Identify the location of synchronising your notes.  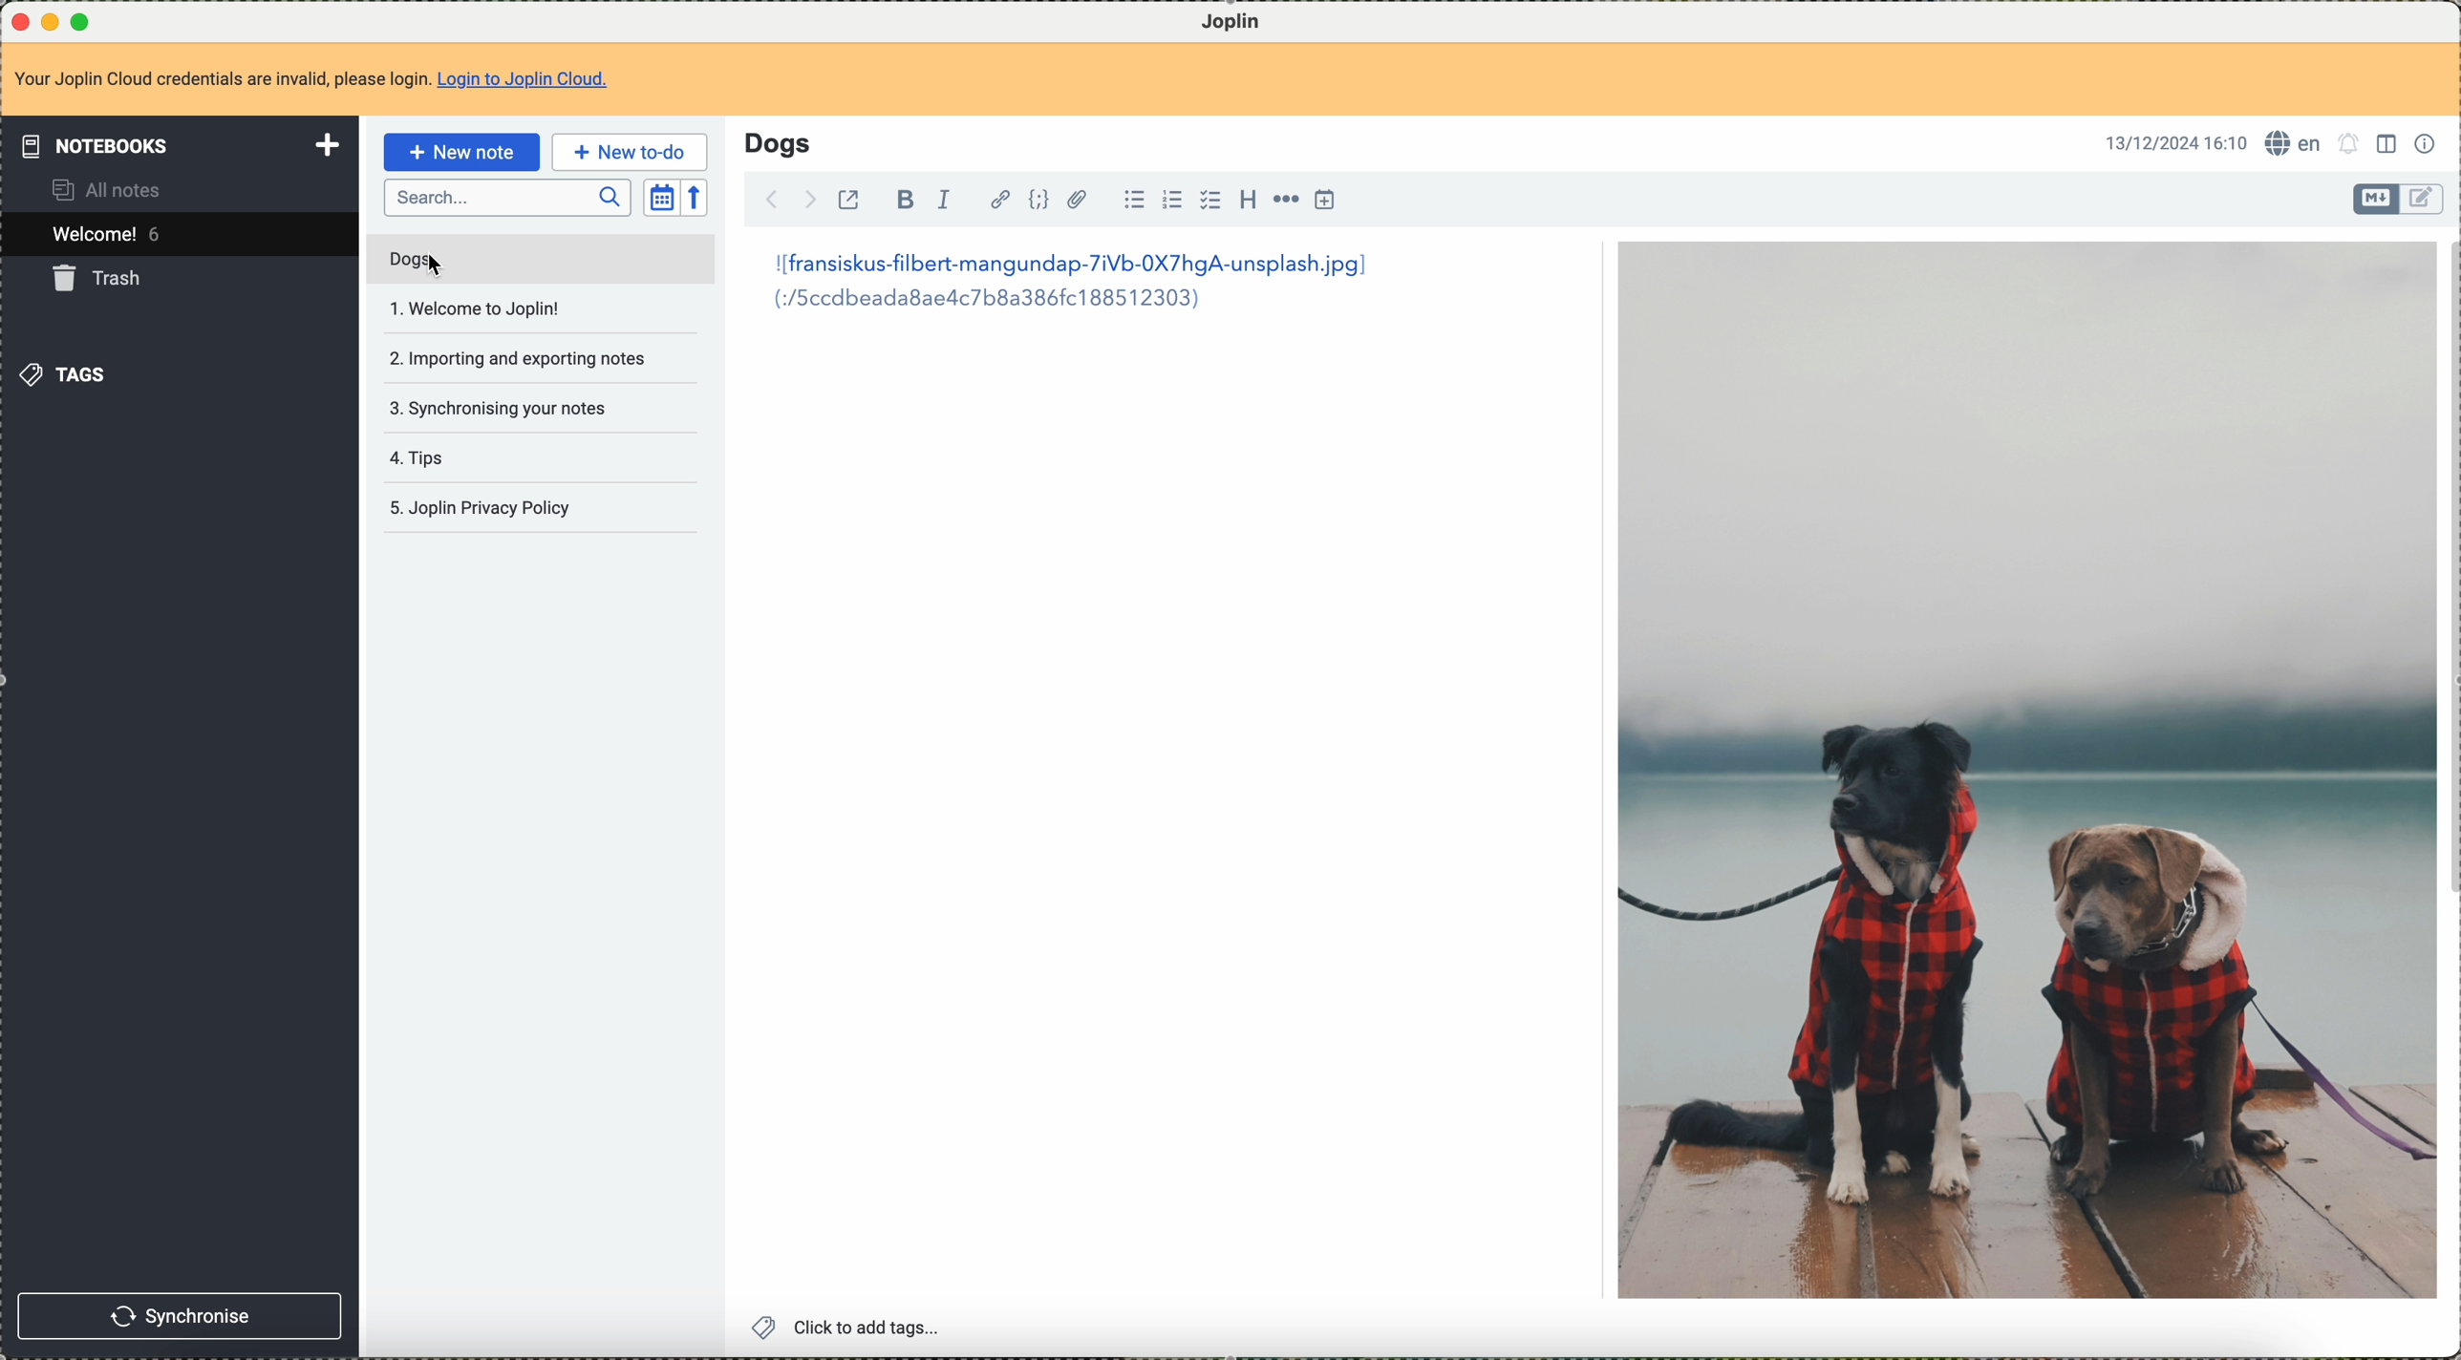
(504, 407).